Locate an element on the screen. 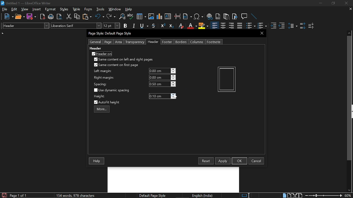 The width and height of the screenshot is (353, 198). line margin Line margin is located at coordinates (159, 71).